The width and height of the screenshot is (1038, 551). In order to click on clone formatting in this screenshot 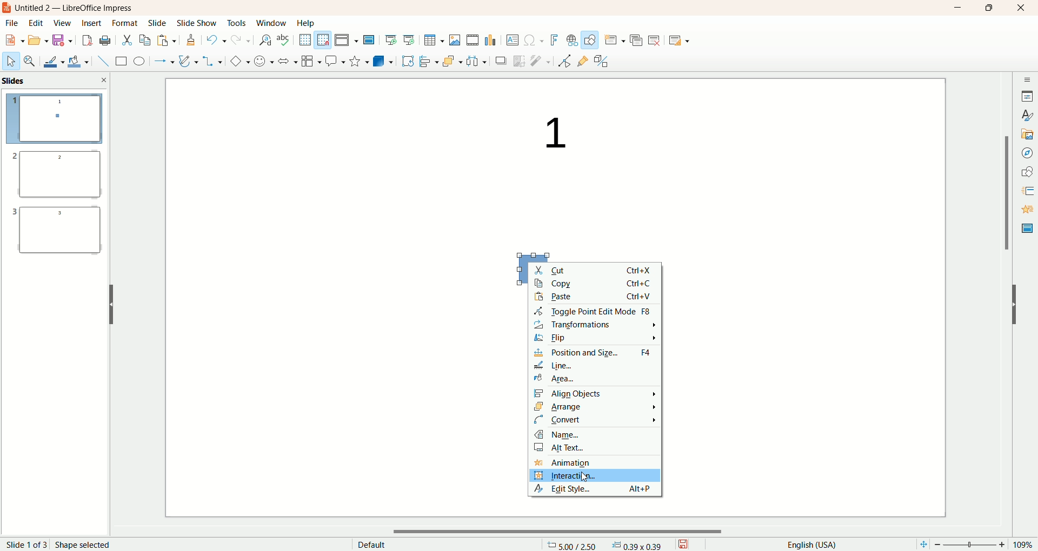, I will do `click(190, 41)`.